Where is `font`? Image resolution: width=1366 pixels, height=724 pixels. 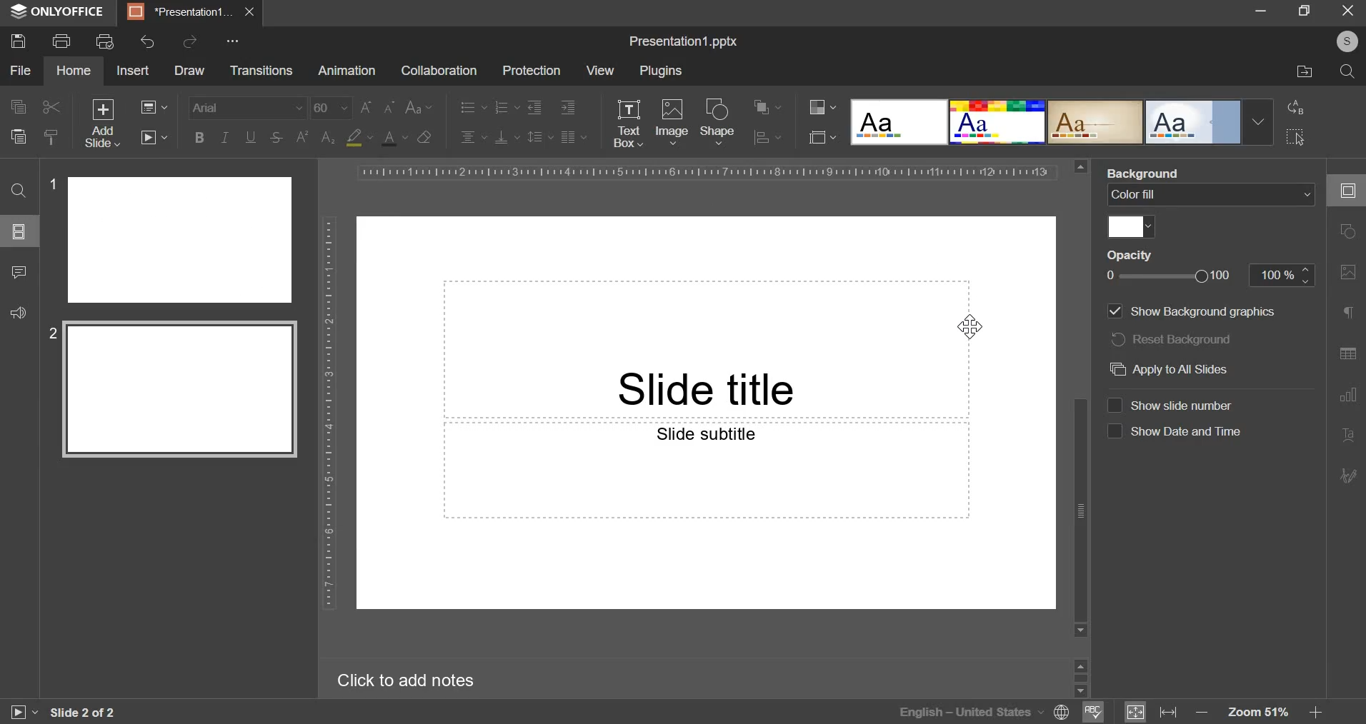
font is located at coordinates (249, 106).